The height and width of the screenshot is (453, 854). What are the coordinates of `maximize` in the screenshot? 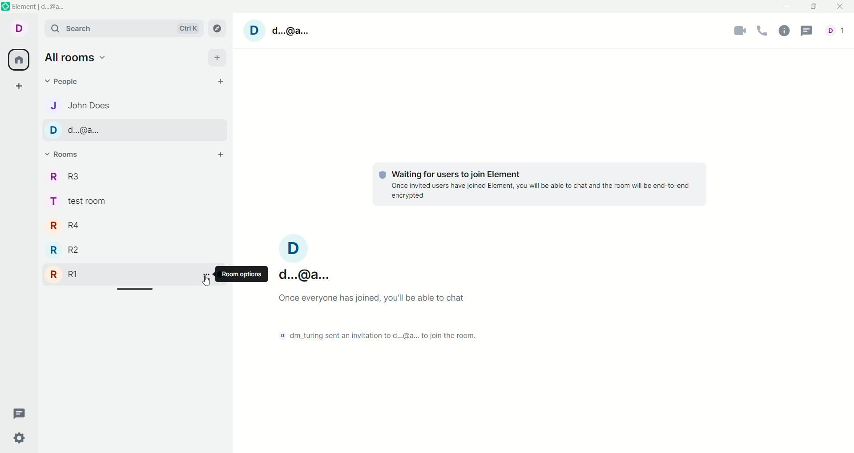 It's located at (813, 5).